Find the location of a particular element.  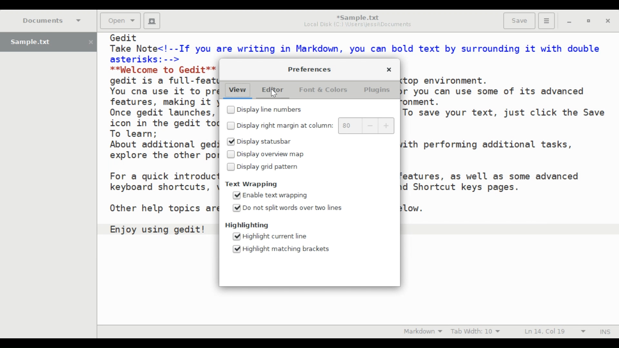

(un)select right margin at column is located at coordinates (280, 125).